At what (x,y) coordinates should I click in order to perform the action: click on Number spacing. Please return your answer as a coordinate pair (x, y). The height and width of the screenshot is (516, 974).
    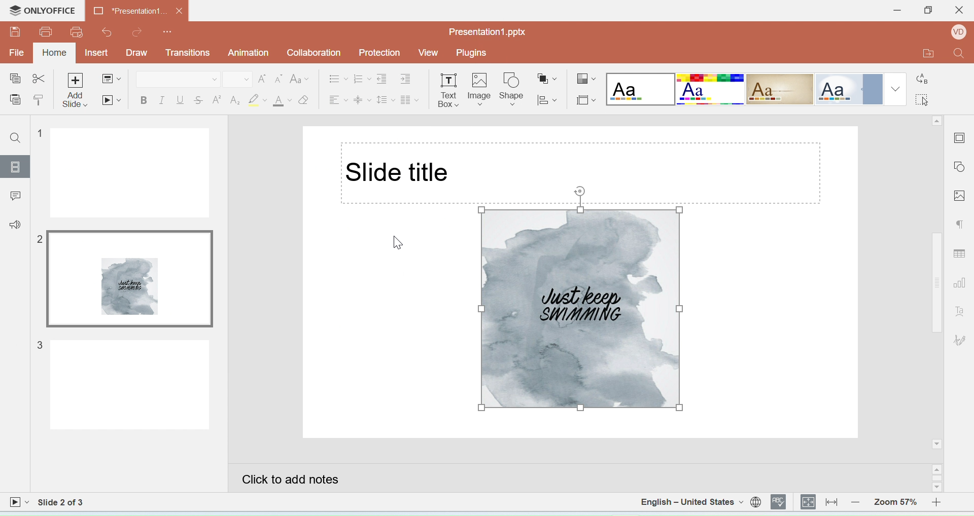
    Looking at the image, I should click on (363, 78).